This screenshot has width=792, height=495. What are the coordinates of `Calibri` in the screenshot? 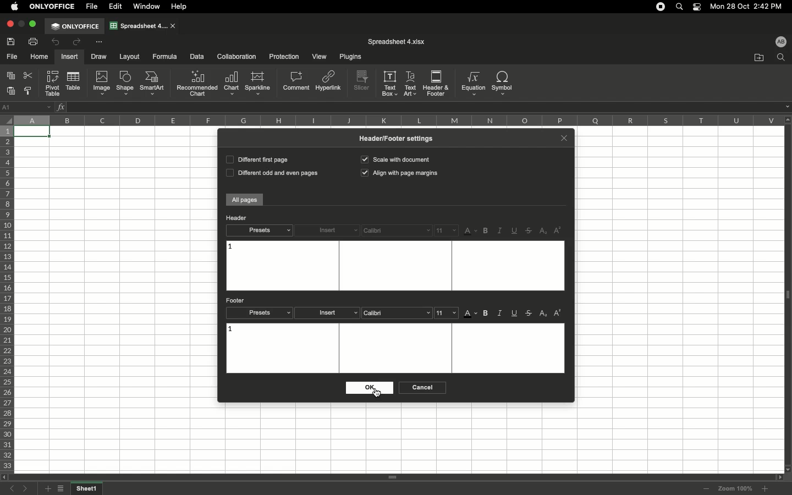 It's located at (397, 230).